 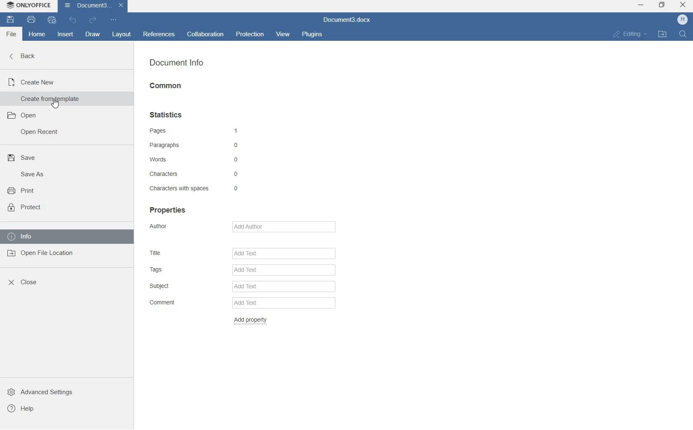 I want to click on statistics, so click(x=169, y=114).